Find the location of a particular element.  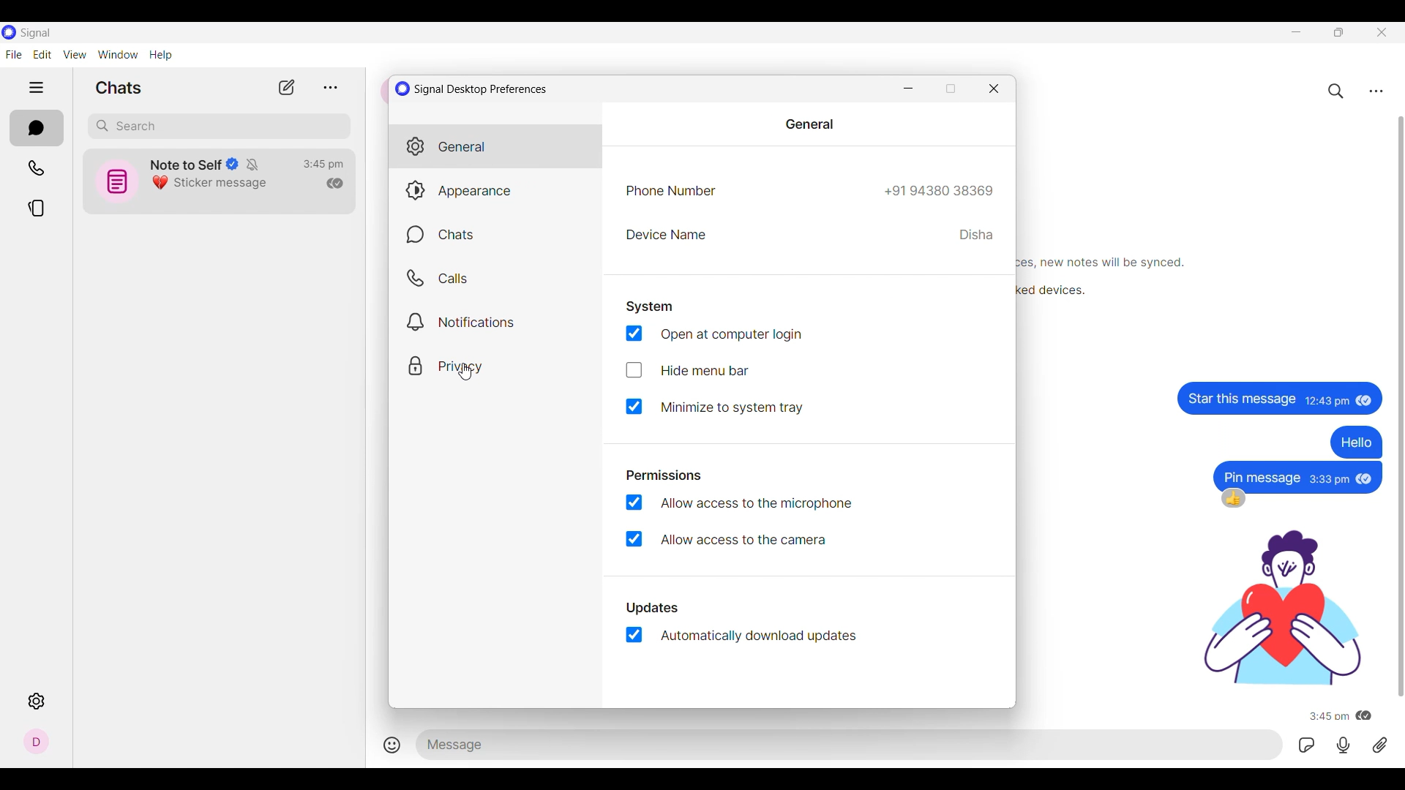

updates is located at coordinates (653, 608).